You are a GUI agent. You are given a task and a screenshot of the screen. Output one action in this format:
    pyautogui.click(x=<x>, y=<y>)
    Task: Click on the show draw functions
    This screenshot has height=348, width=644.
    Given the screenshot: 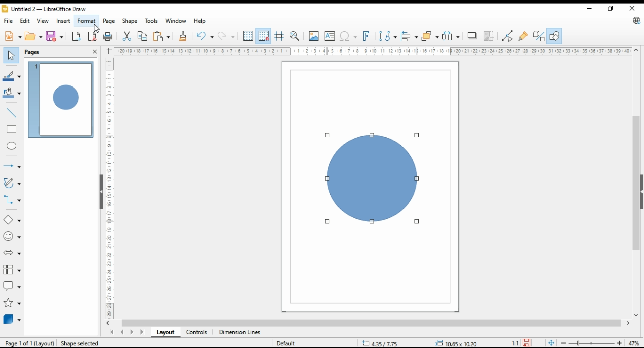 What is the action you would take?
    pyautogui.click(x=554, y=36)
    